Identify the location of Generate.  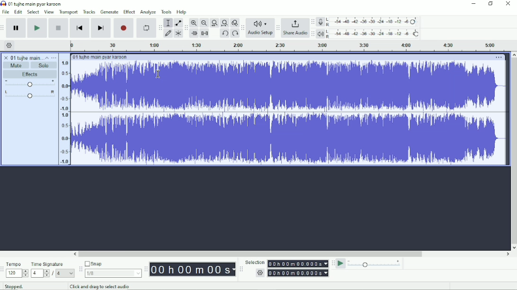
(109, 12).